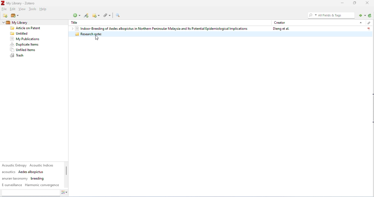 This screenshot has height=197, width=374. Describe the element at coordinates (25, 39) in the screenshot. I see `my publication` at that location.